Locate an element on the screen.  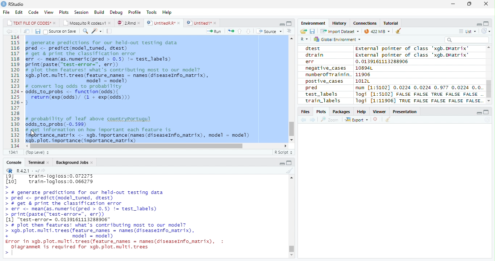
Minimize is located at coordinates (453, 4).